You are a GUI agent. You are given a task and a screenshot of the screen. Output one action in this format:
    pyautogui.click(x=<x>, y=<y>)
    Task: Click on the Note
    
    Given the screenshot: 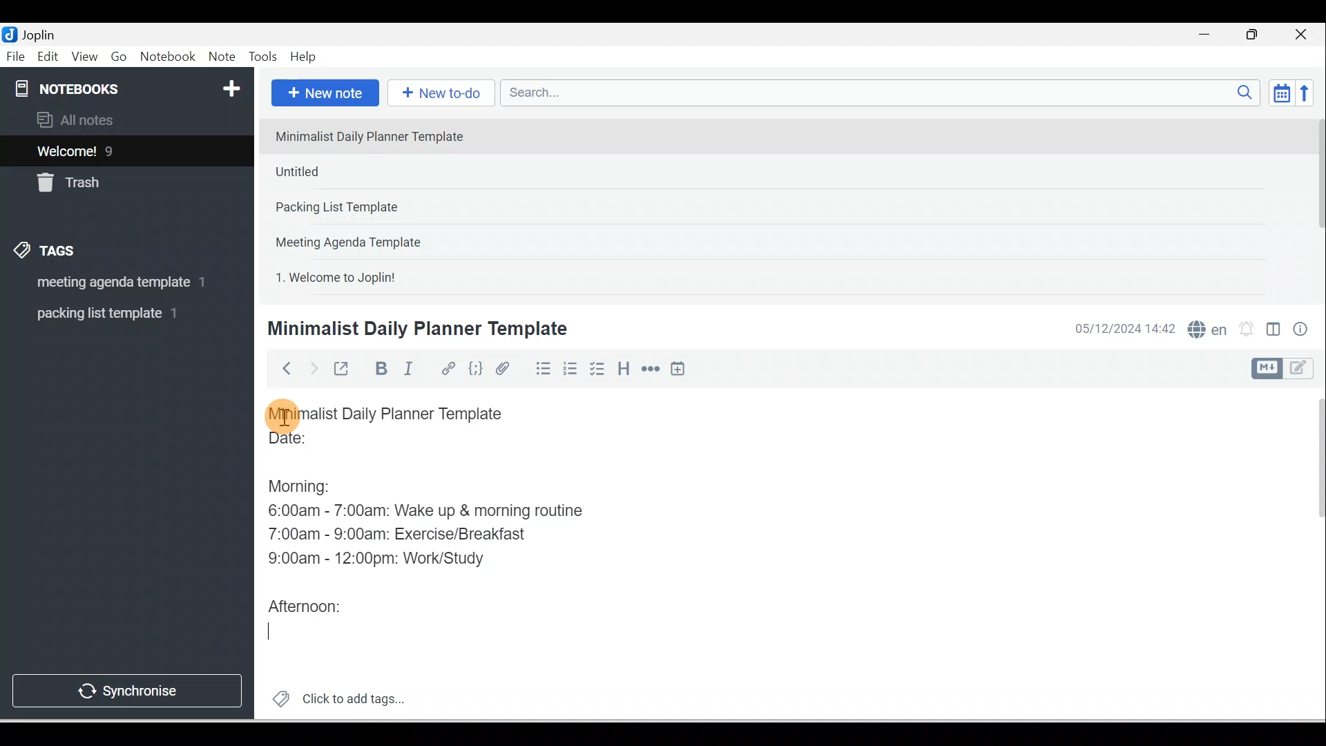 What is the action you would take?
    pyautogui.click(x=220, y=57)
    